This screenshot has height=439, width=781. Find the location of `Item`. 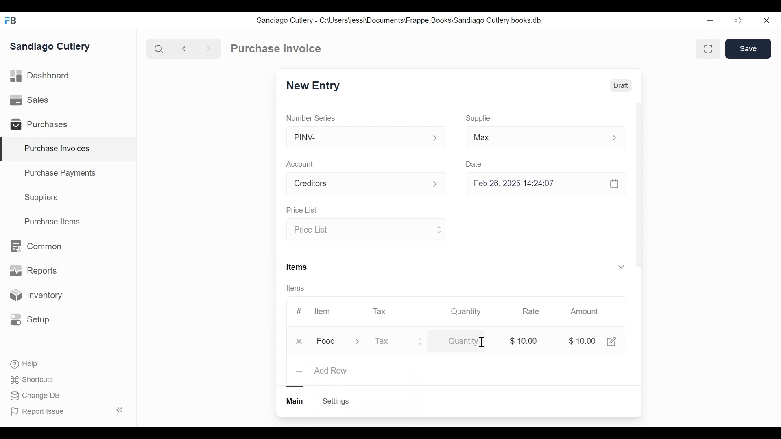

Item is located at coordinates (321, 311).